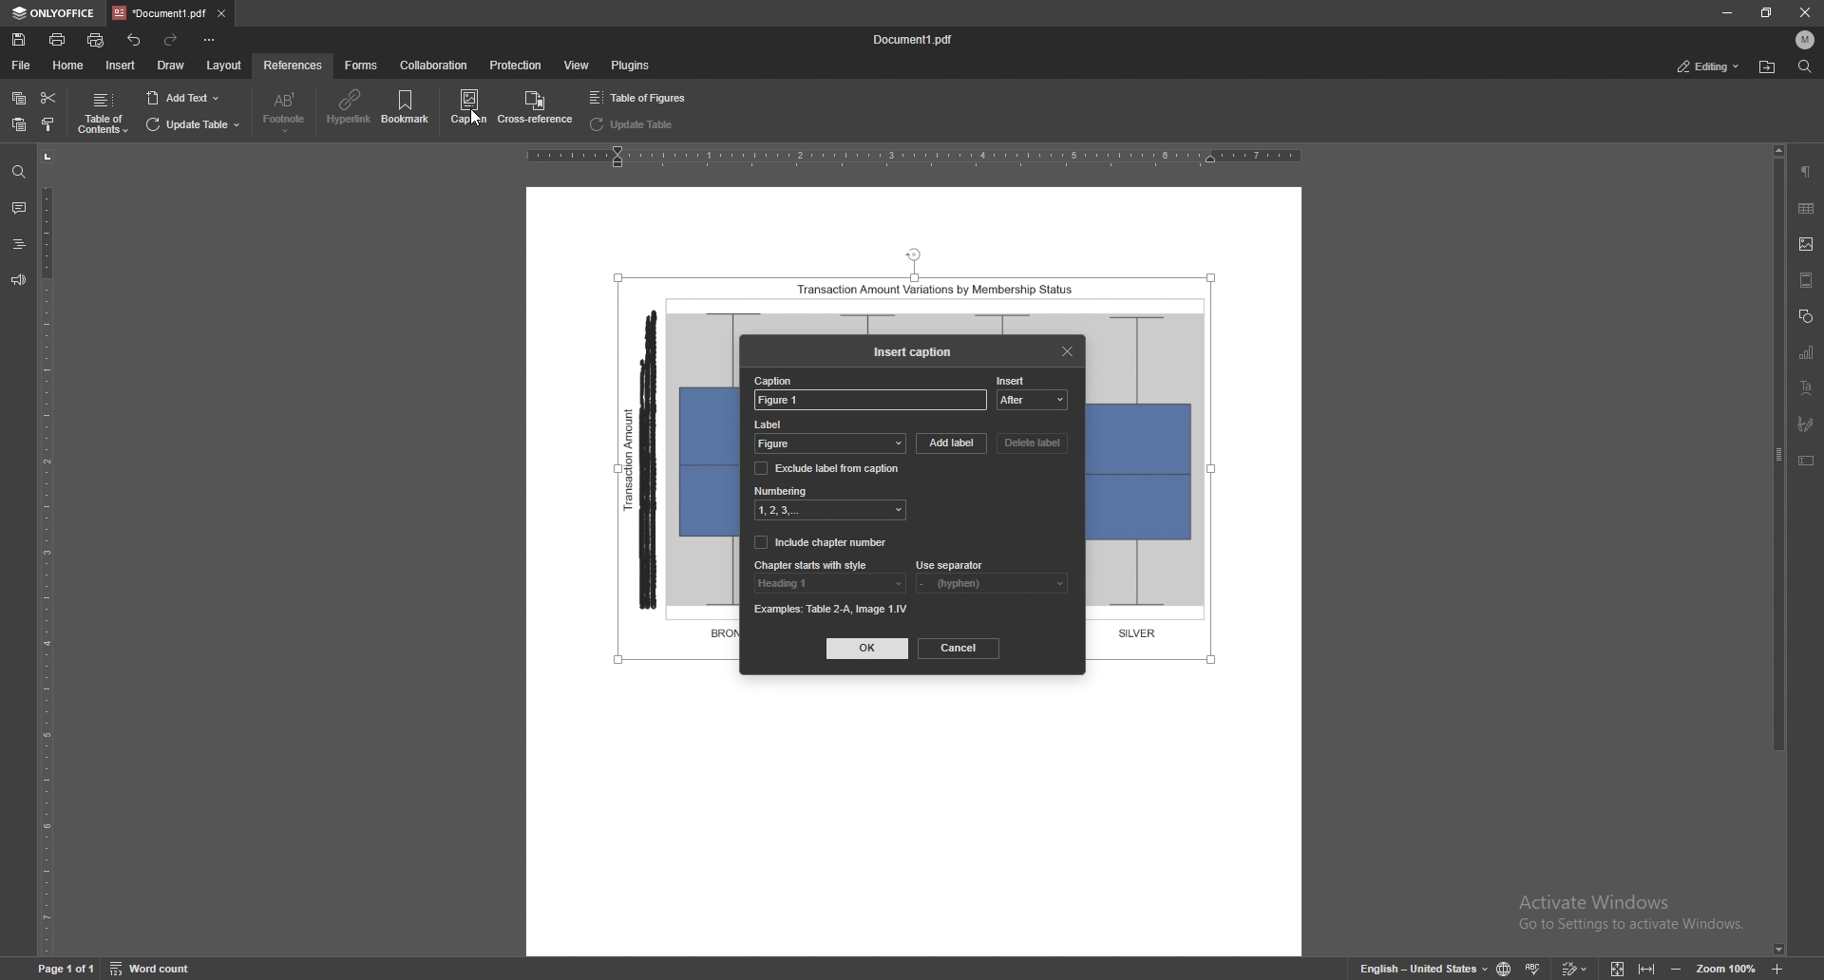  What do you see at coordinates (160, 13) in the screenshot?
I see `tab` at bounding box center [160, 13].